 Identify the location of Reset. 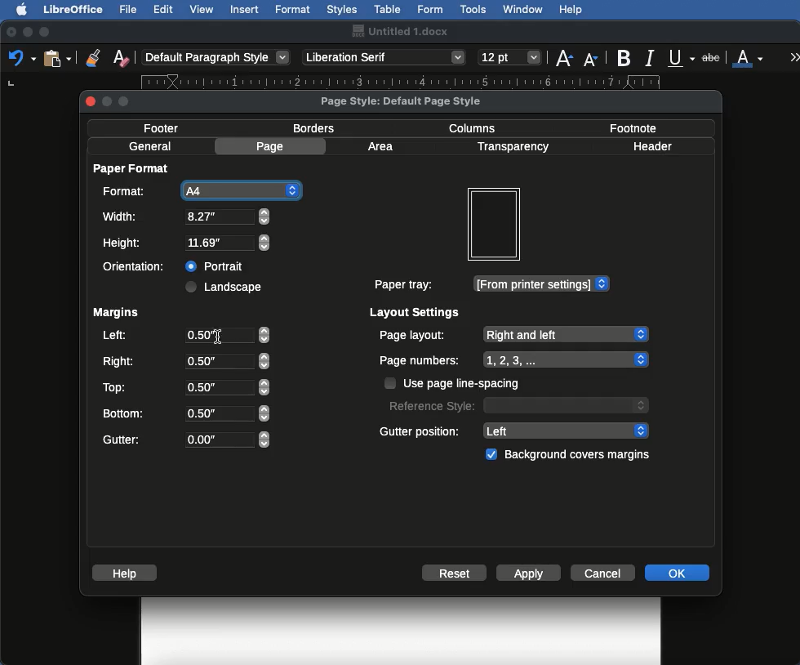
(455, 574).